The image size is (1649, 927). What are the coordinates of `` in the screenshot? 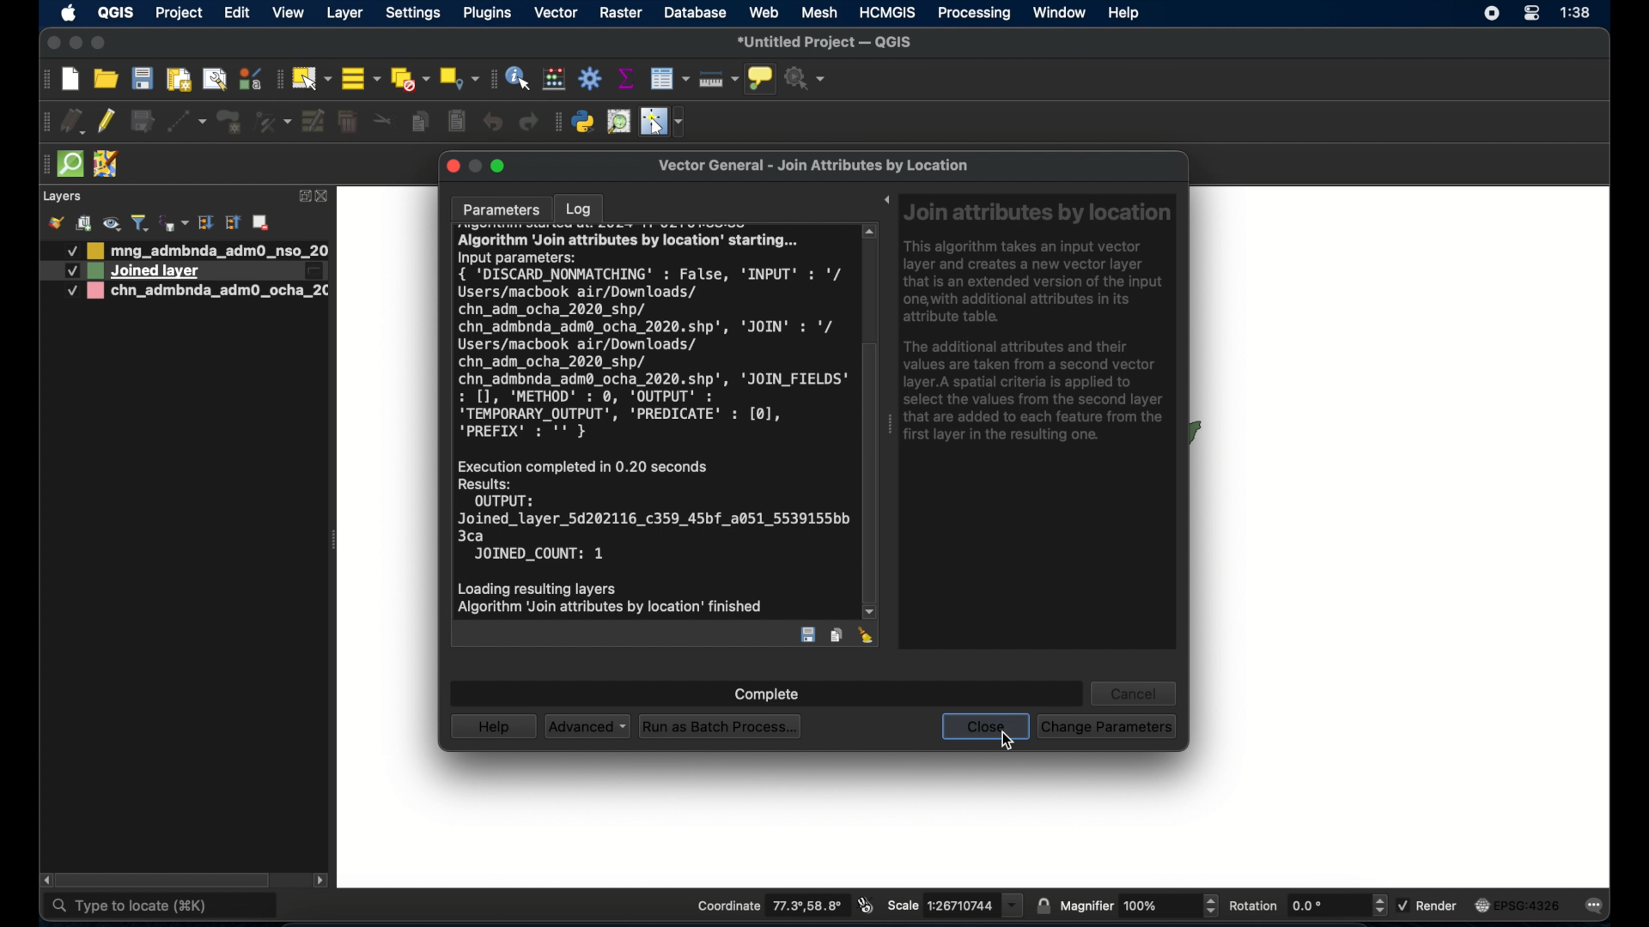 It's located at (64, 251).